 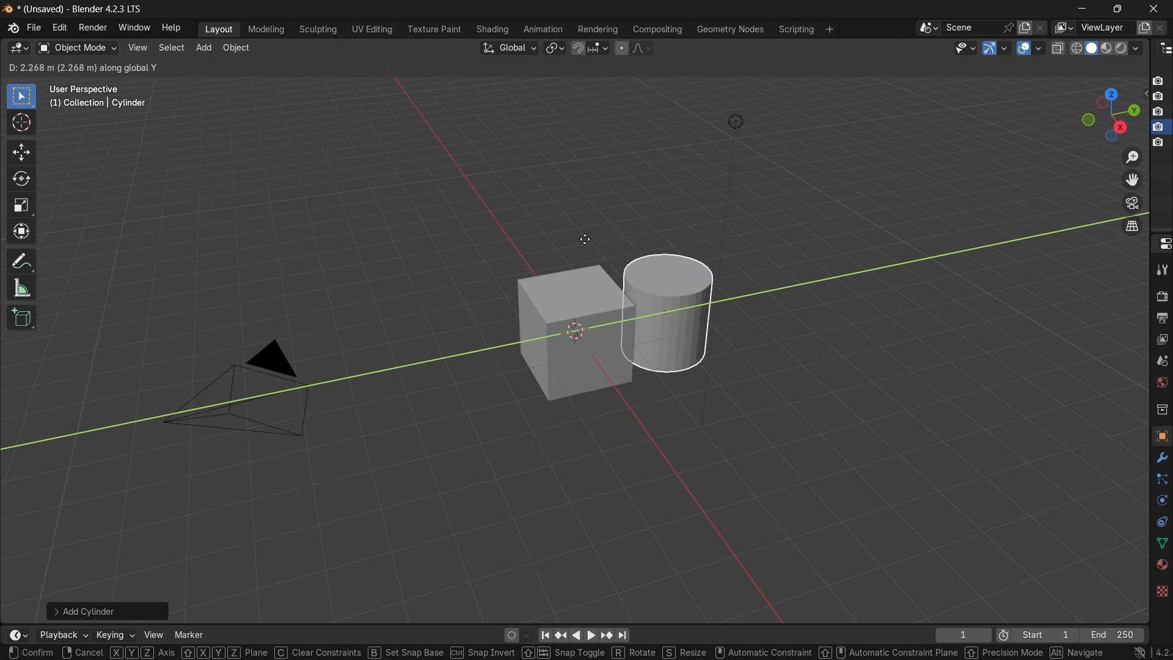 I want to click on camera, so click(x=235, y=387).